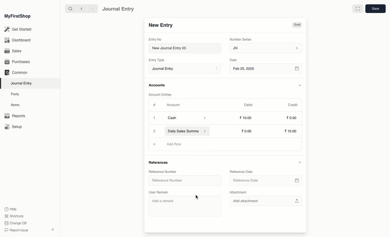 This screenshot has height=237, width=390. Describe the element at coordinates (265, 48) in the screenshot. I see `JV-` at that location.